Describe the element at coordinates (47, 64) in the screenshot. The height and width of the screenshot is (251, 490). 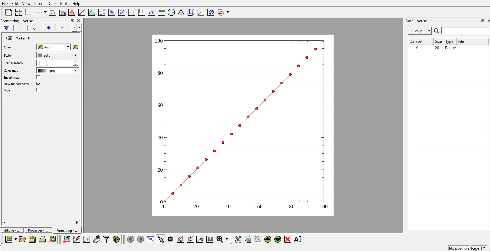
I see `cursor` at that location.